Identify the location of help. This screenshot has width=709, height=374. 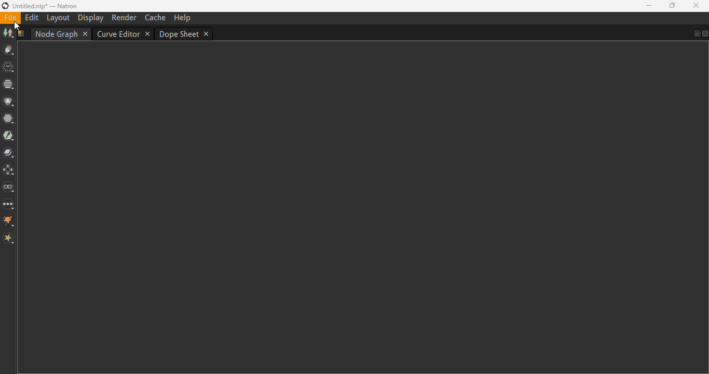
(183, 18).